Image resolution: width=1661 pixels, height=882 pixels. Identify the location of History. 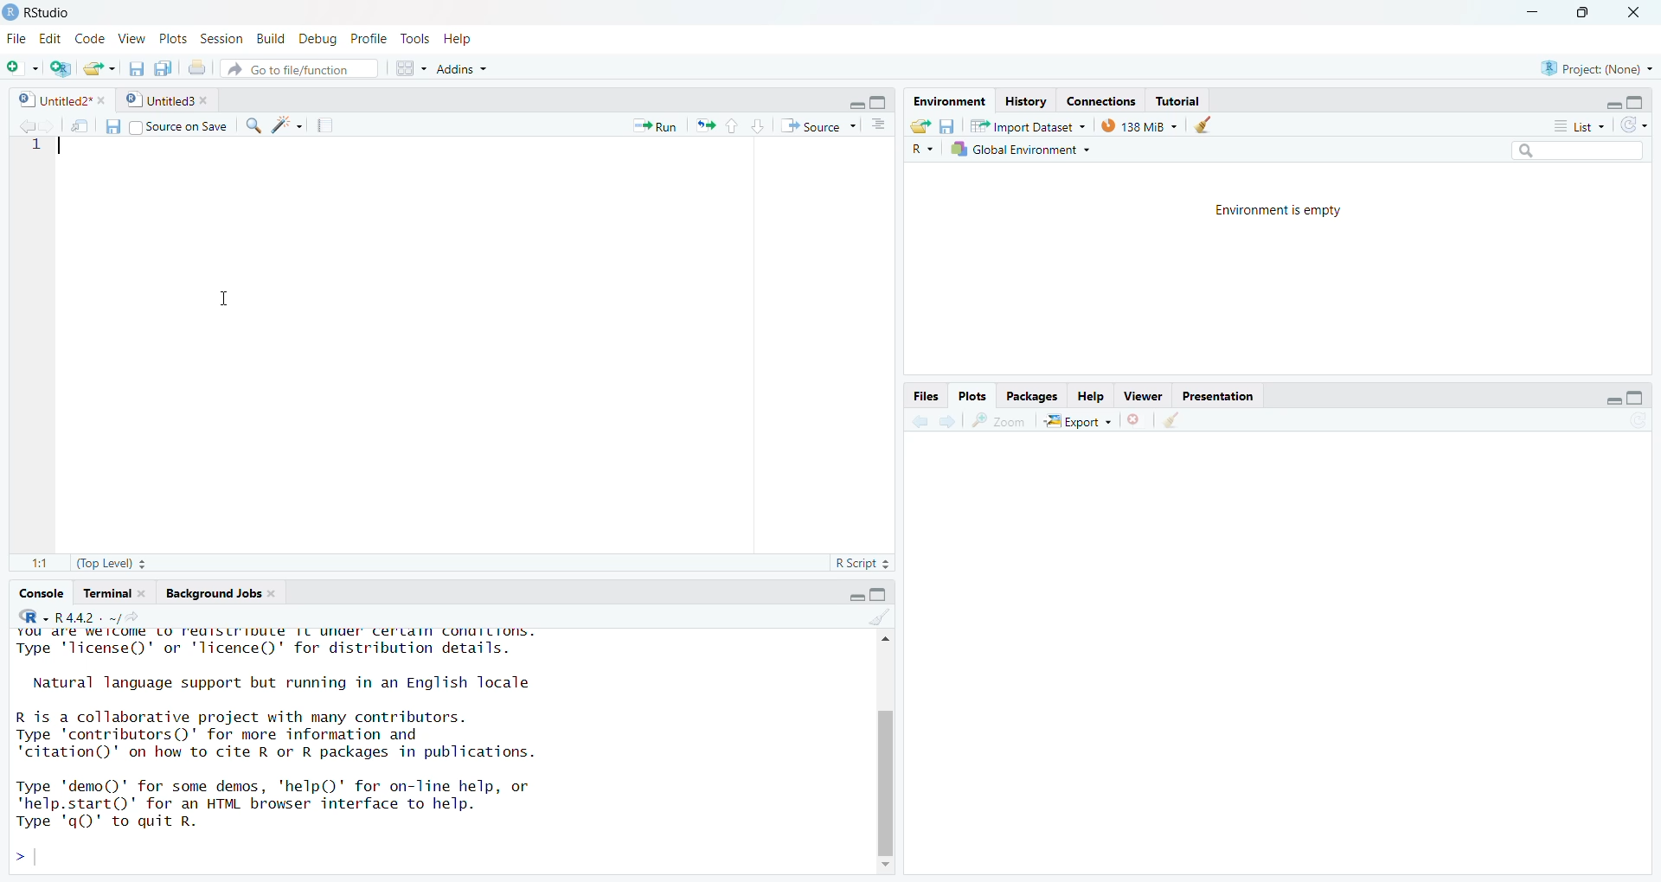
(1023, 99).